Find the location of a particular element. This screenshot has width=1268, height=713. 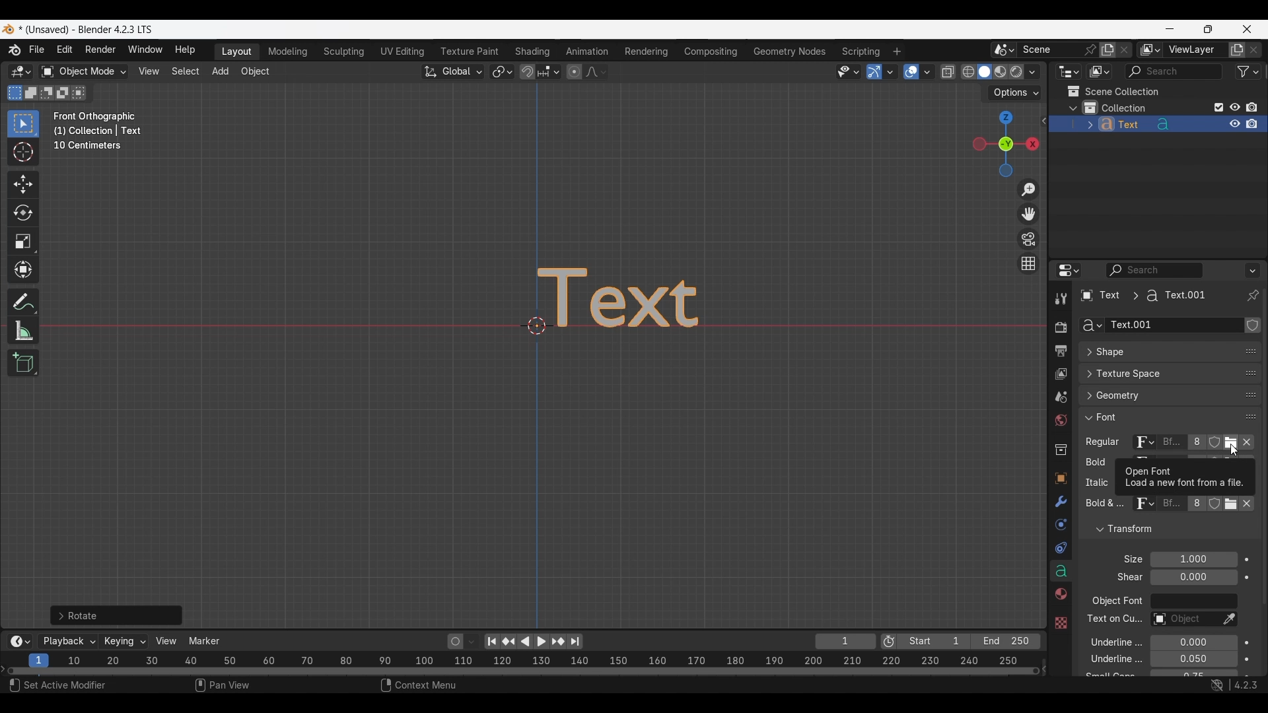

Transformation orientation, global is located at coordinates (453, 72).